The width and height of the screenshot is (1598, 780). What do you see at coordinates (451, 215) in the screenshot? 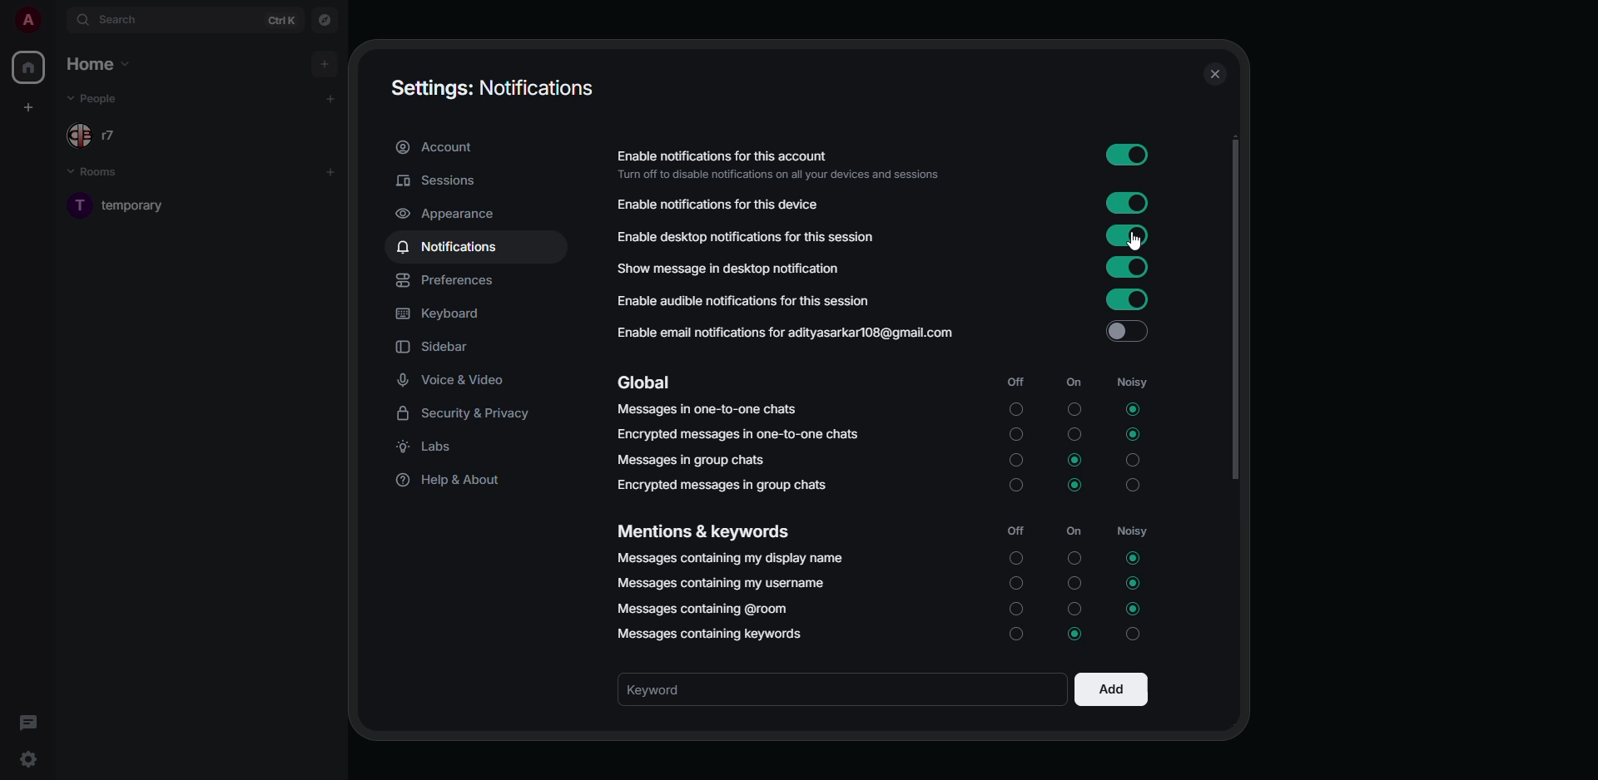
I see `appearance` at bounding box center [451, 215].